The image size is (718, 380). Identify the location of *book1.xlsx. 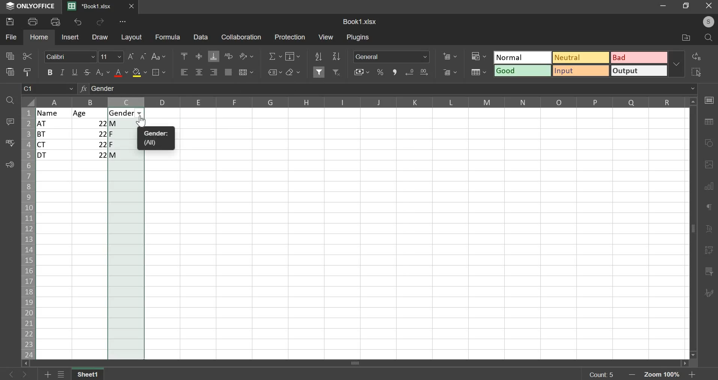
(91, 6).